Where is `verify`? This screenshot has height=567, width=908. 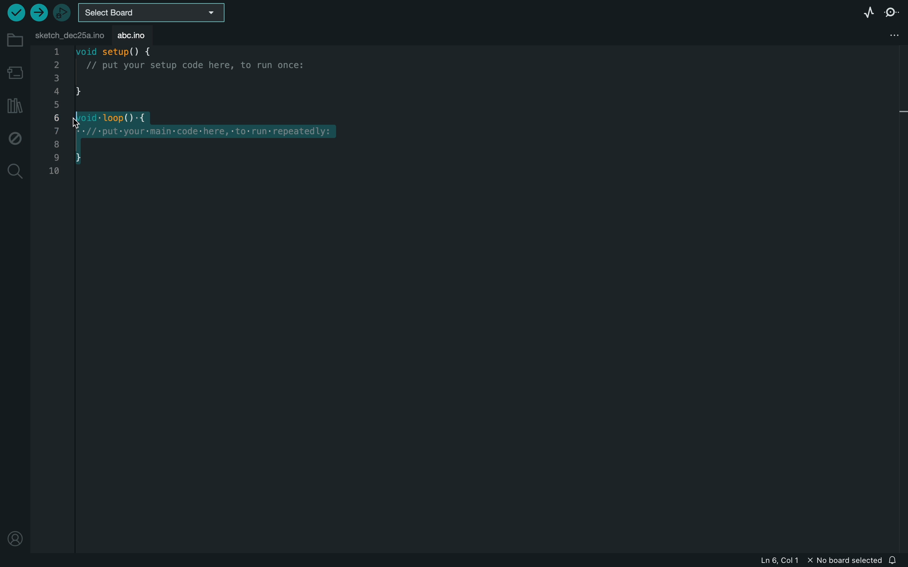 verify is located at coordinates (15, 12).